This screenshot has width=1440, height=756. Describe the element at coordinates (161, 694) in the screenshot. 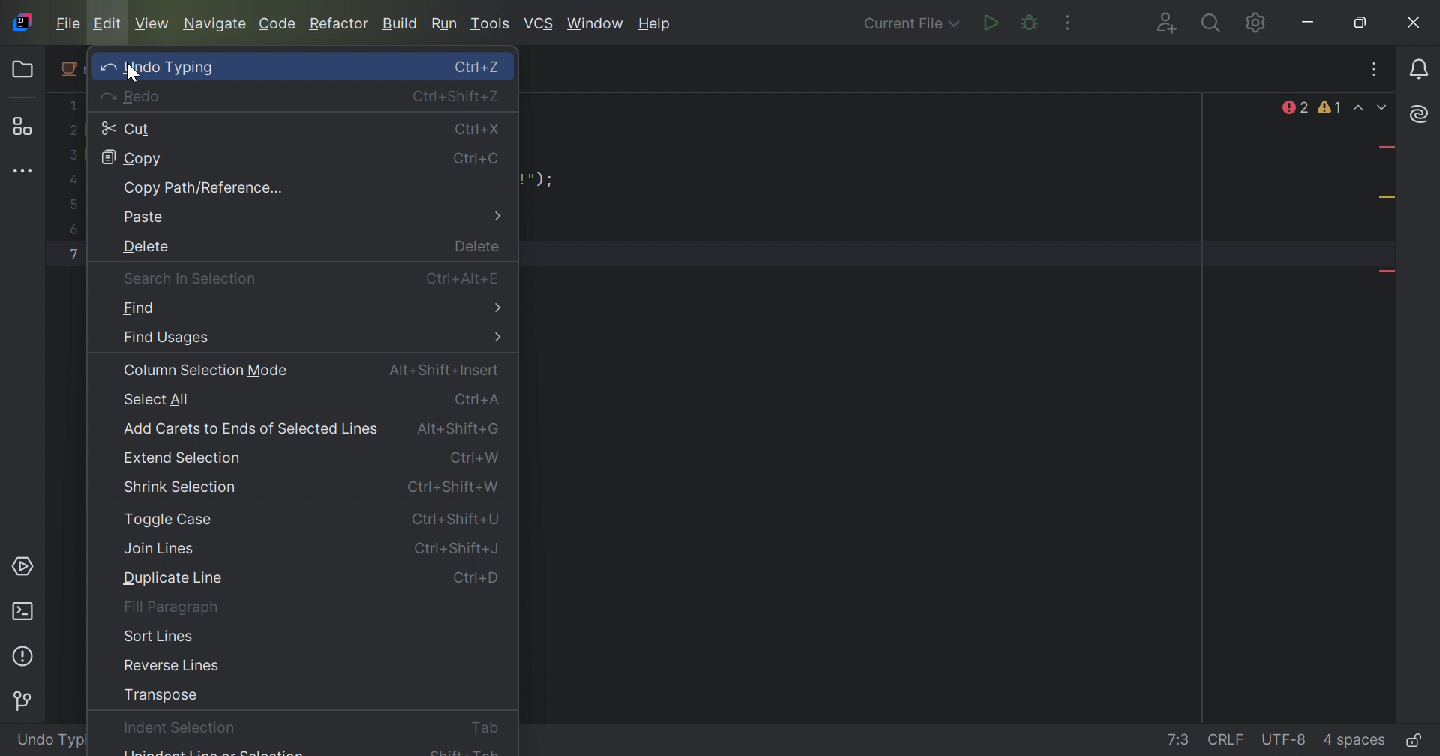

I see `Transpose` at that location.